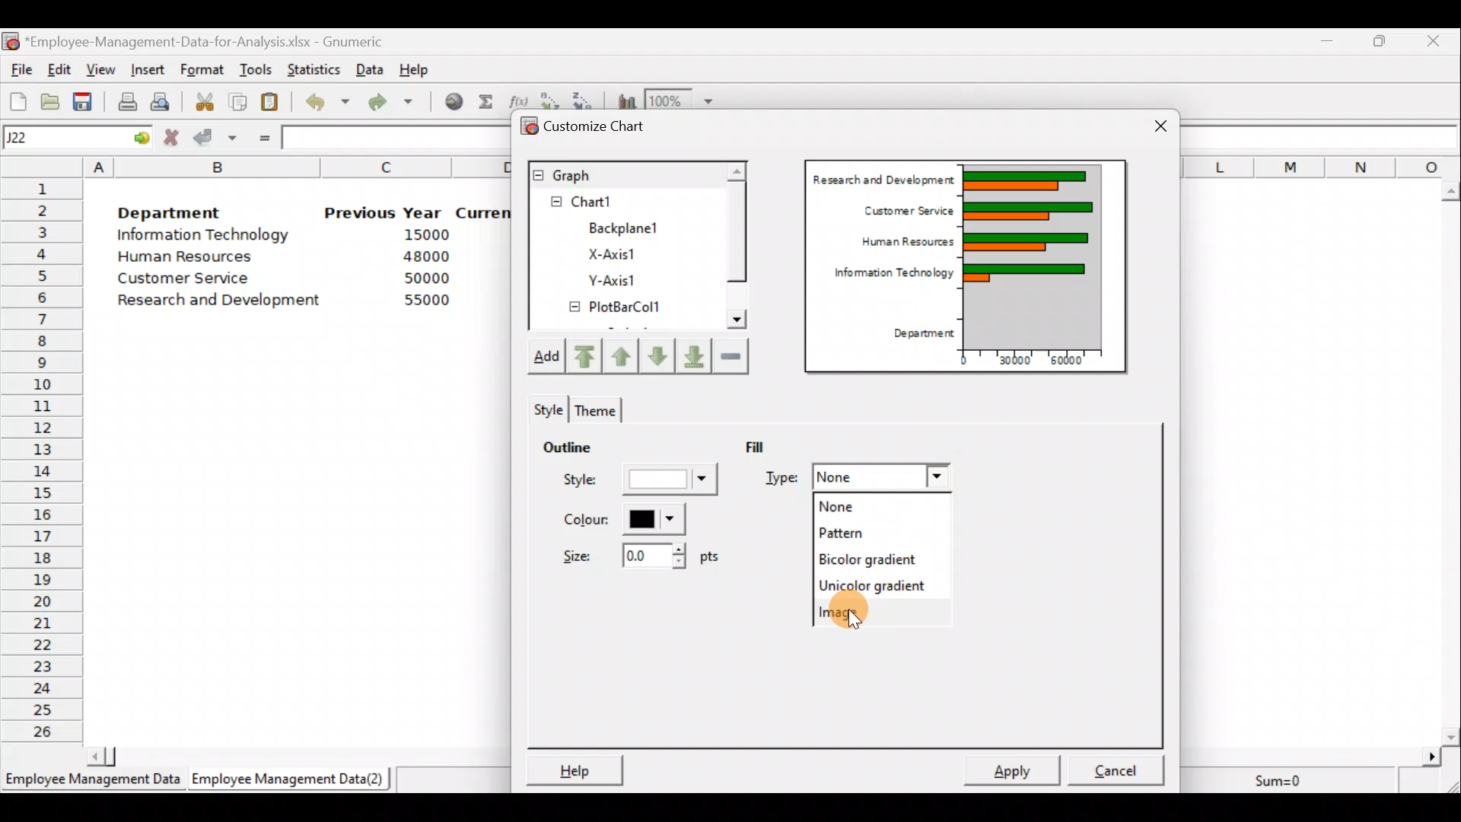 The width and height of the screenshot is (1461, 822). I want to click on Sort in Ascending order, so click(551, 98).